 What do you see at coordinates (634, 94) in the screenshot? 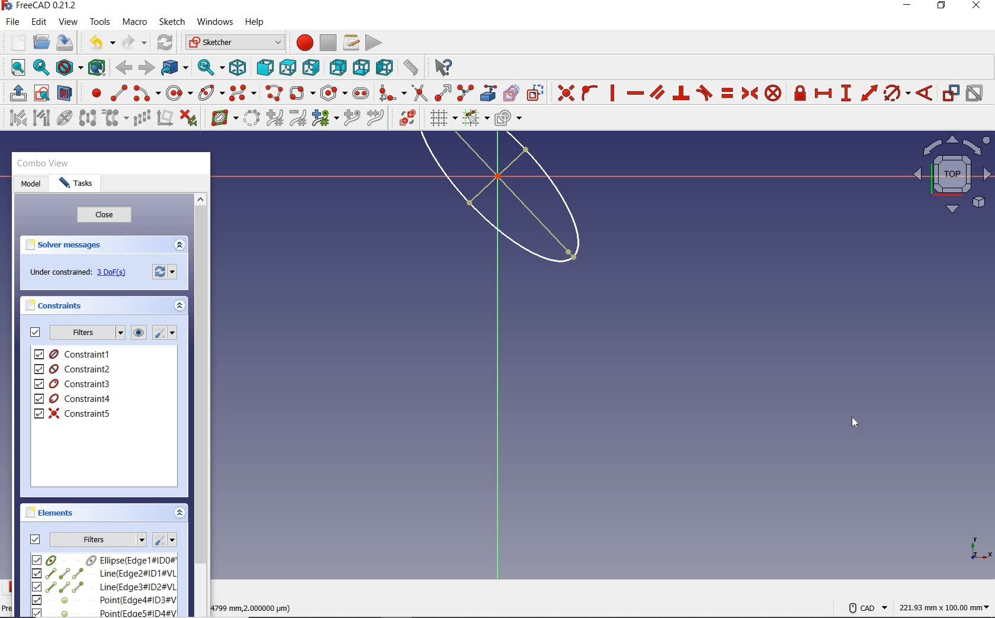
I see `constrain horizontally` at bounding box center [634, 94].